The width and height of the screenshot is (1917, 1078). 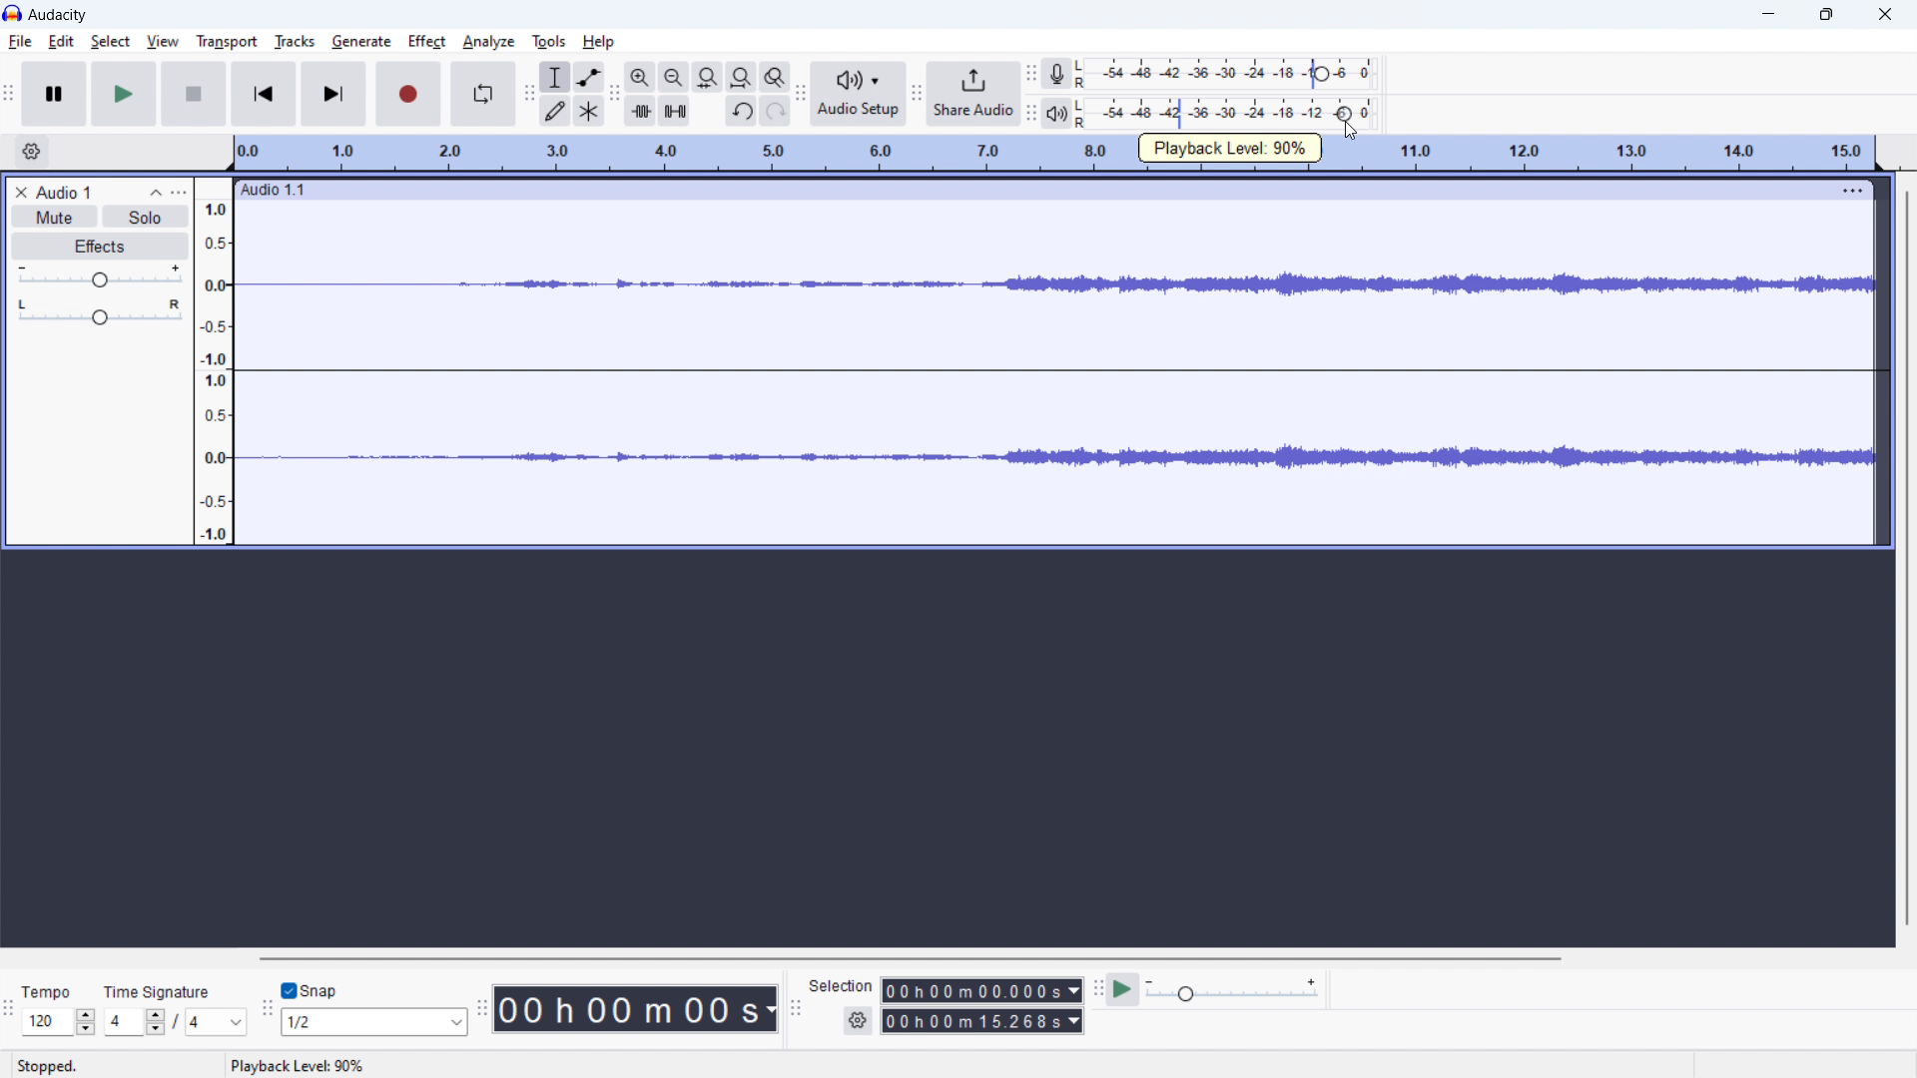 I want to click on time, so click(x=636, y=1009).